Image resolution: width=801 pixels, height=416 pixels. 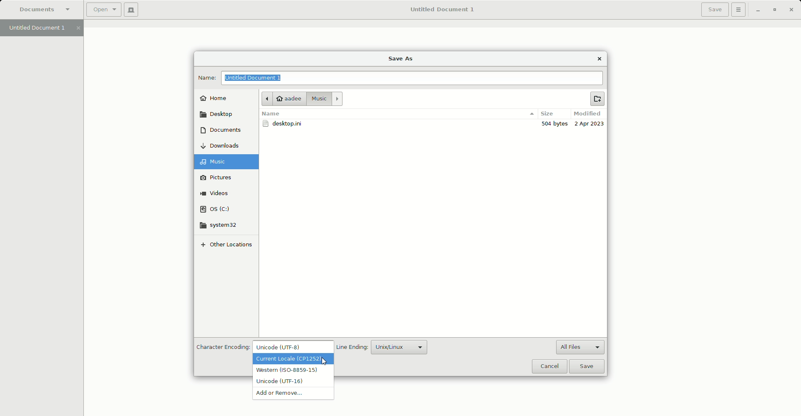 I want to click on File name, so click(x=416, y=78).